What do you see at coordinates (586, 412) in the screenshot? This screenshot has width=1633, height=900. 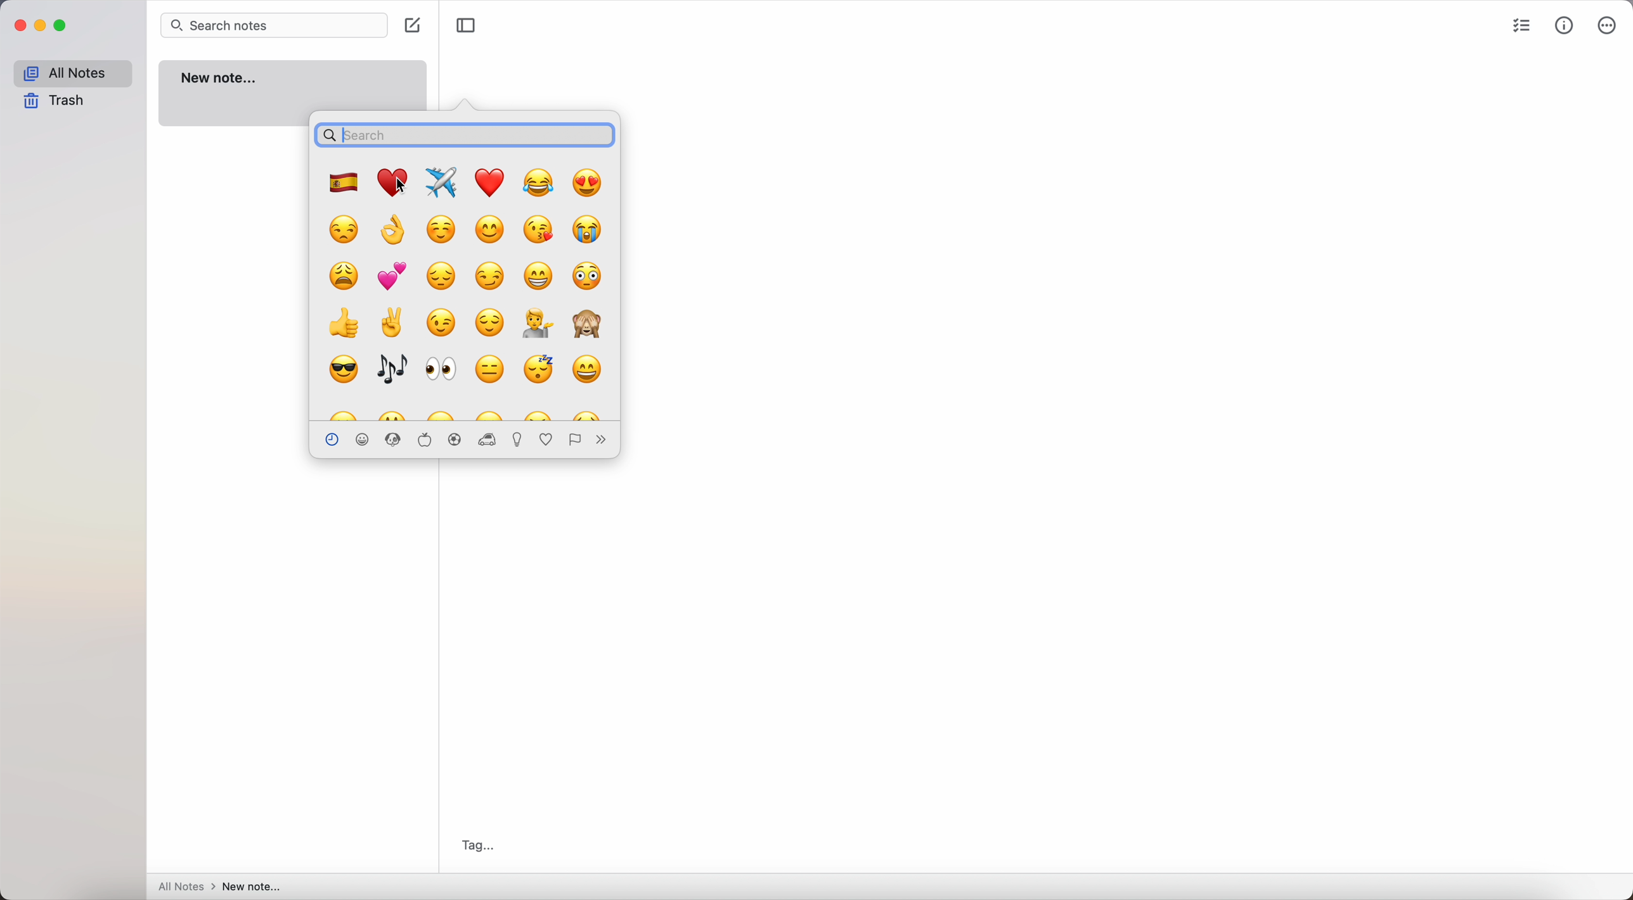 I see `emoji` at bounding box center [586, 412].